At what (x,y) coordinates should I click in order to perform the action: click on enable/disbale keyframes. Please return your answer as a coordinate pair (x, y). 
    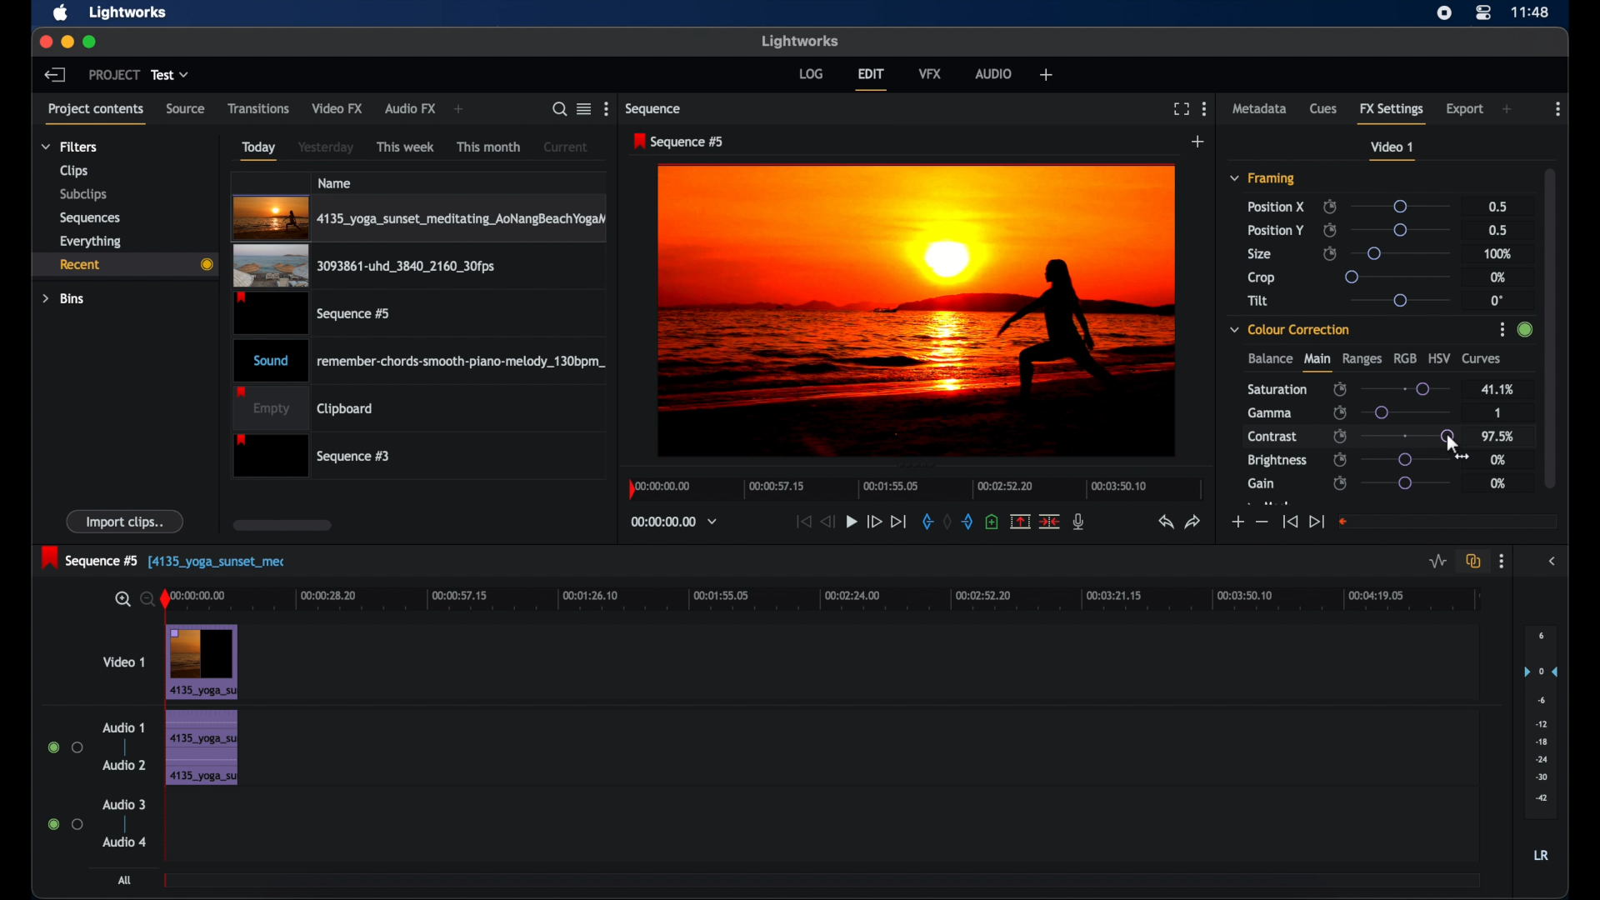
    Looking at the image, I should click on (1341, 387).